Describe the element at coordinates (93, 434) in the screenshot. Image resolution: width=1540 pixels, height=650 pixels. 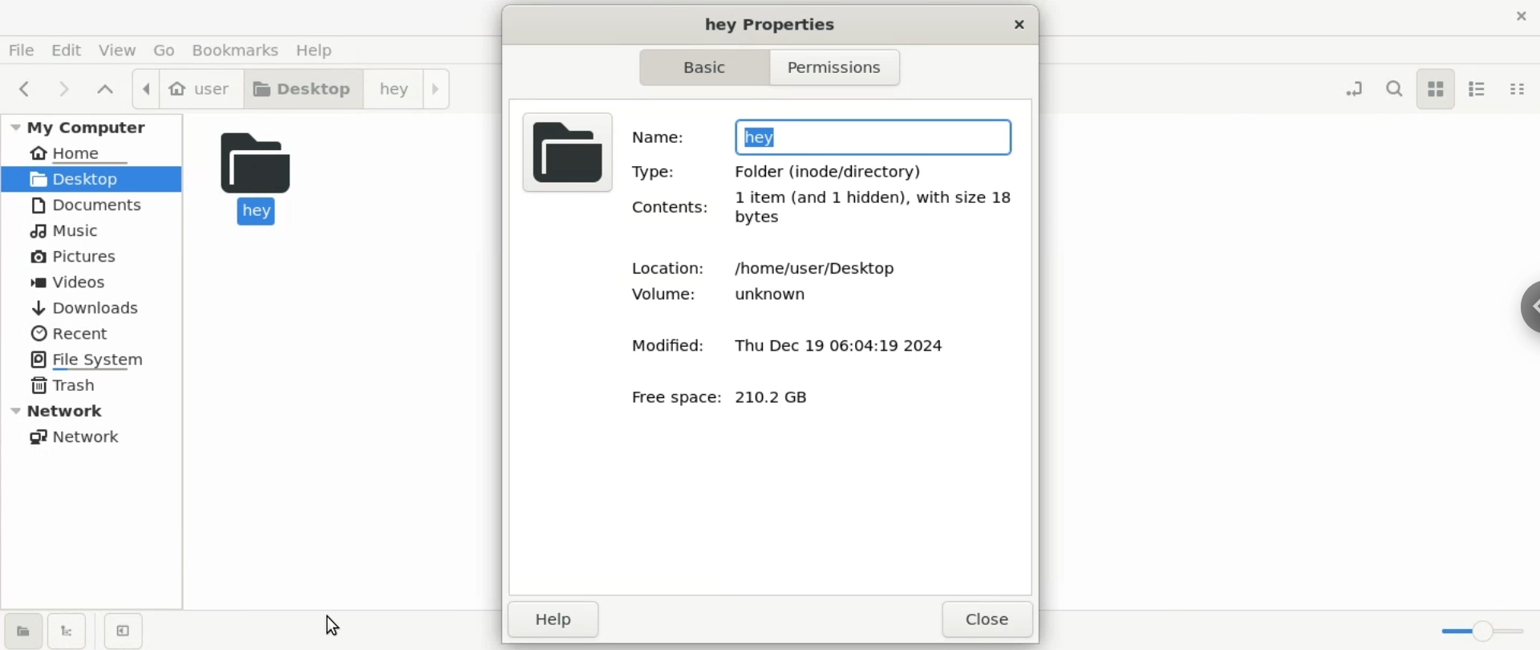
I see `network` at that location.